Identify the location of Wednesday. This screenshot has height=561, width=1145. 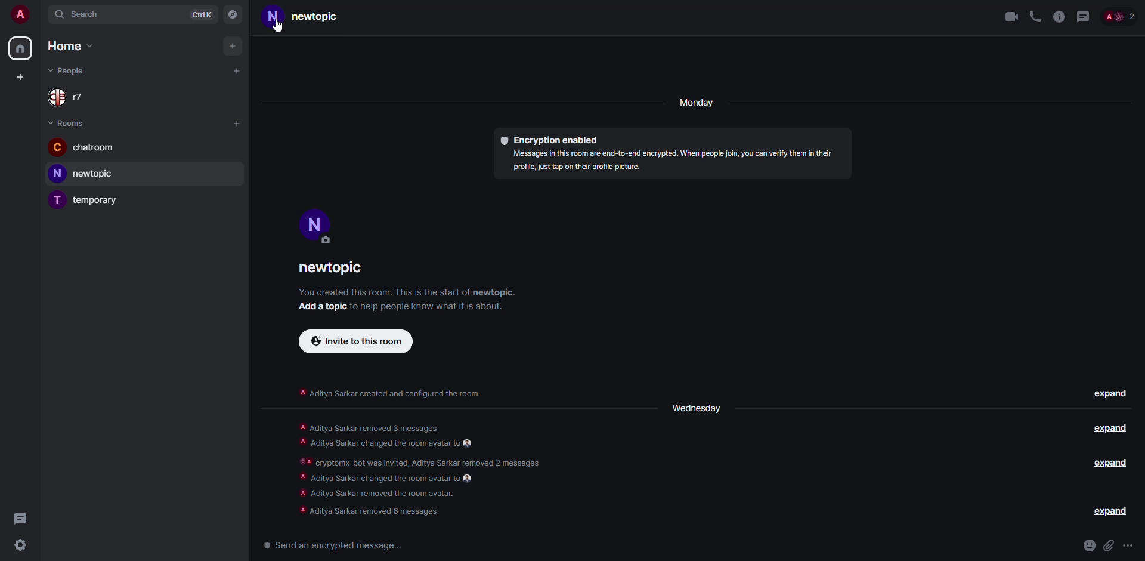
(694, 408).